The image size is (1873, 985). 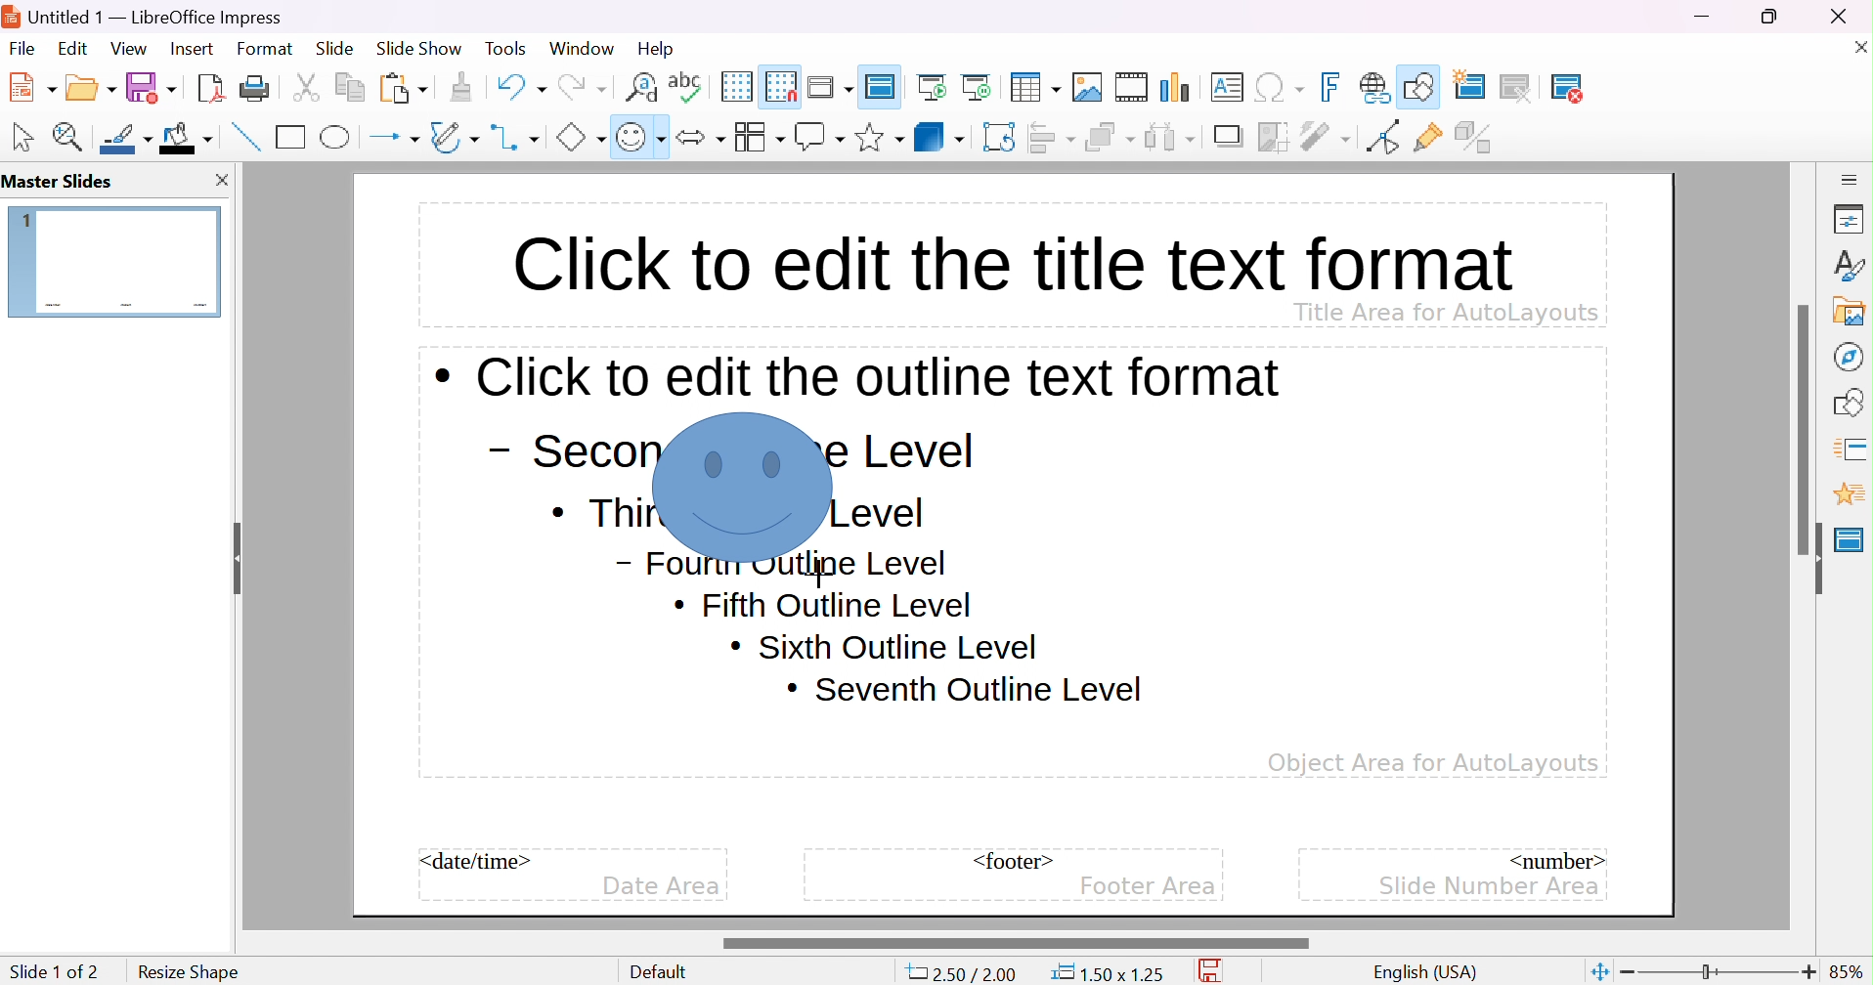 What do you see at coordinates (685, 82) in the screenshot?
I see `spelling` at bounding box center [685, 82].